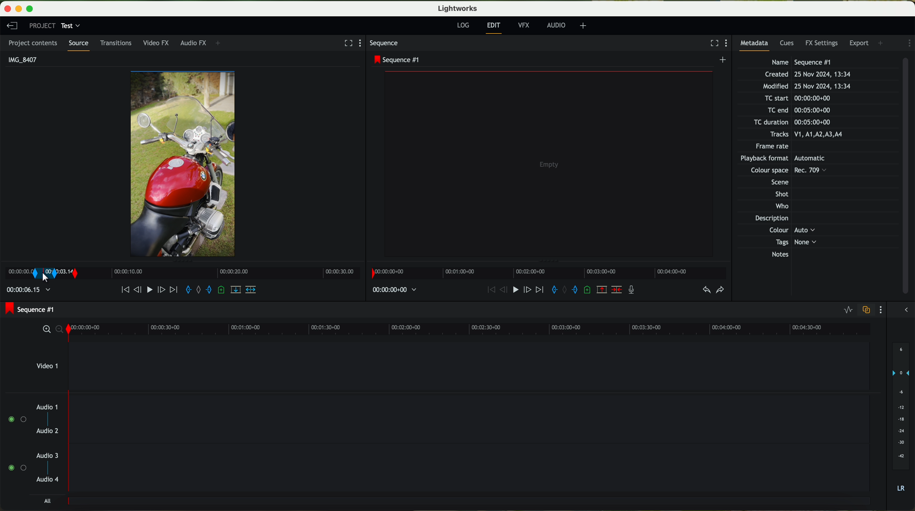  What do you see at coordinates (555, 25) in the screenshot?
I see `AUDIO` at bounding box center [555, 25].